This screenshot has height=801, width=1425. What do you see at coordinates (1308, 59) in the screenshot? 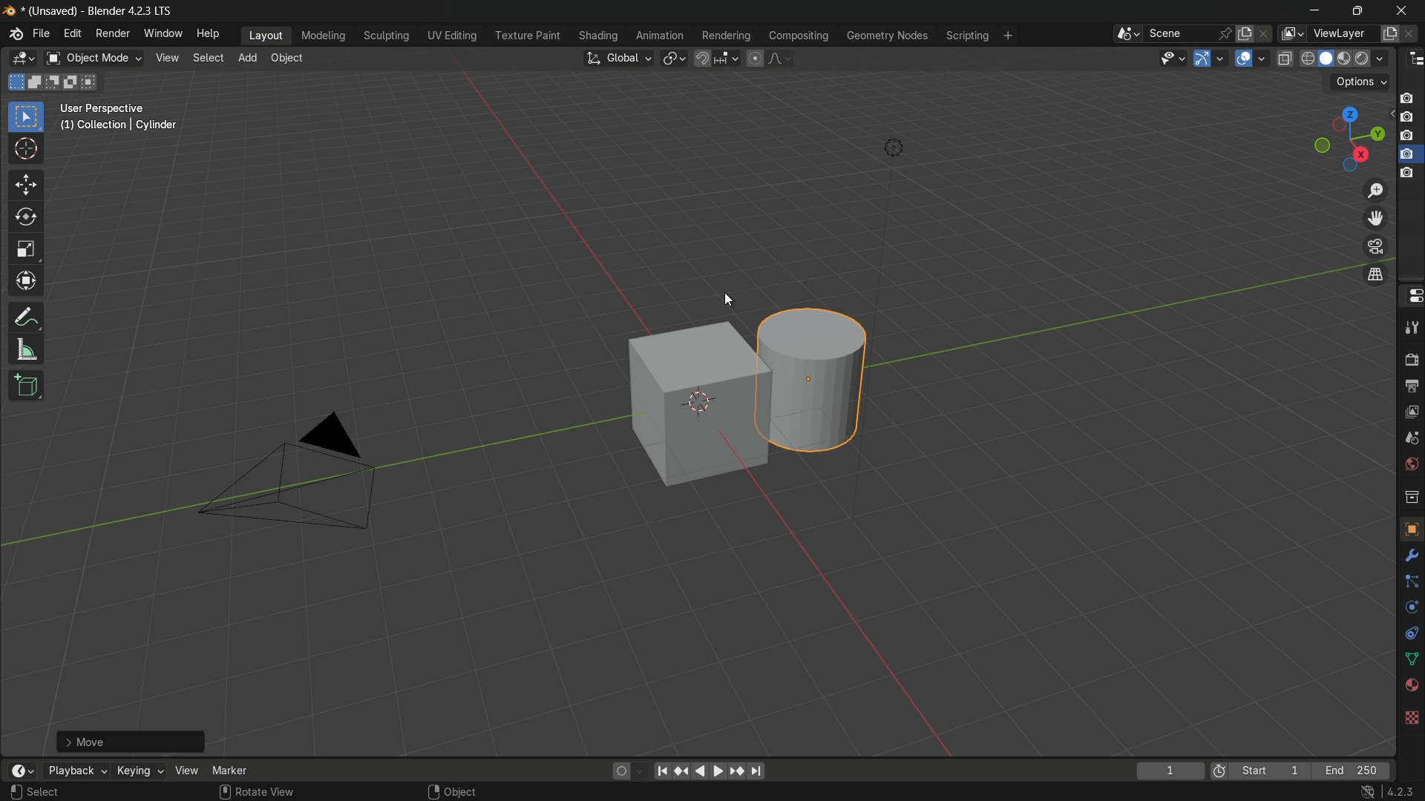
I see `wireframe` at bounding box center [1308, 59].